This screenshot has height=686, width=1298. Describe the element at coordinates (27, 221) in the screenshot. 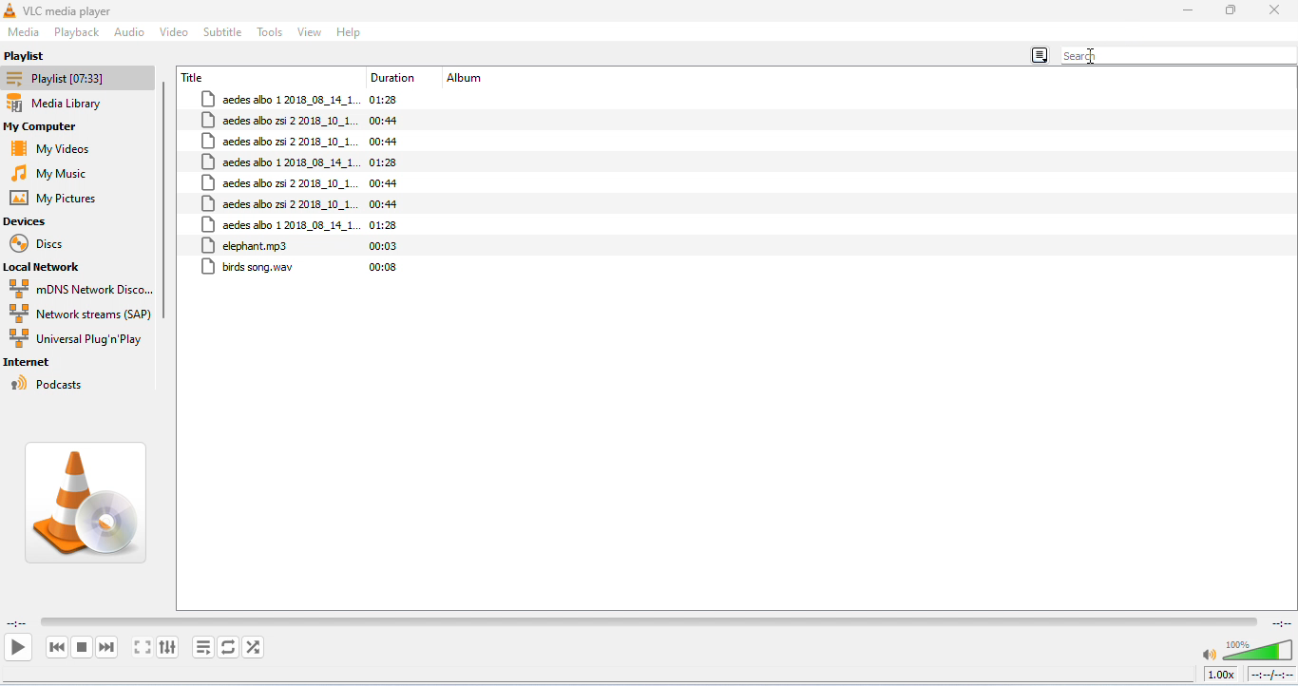

I see `devices` at that location.